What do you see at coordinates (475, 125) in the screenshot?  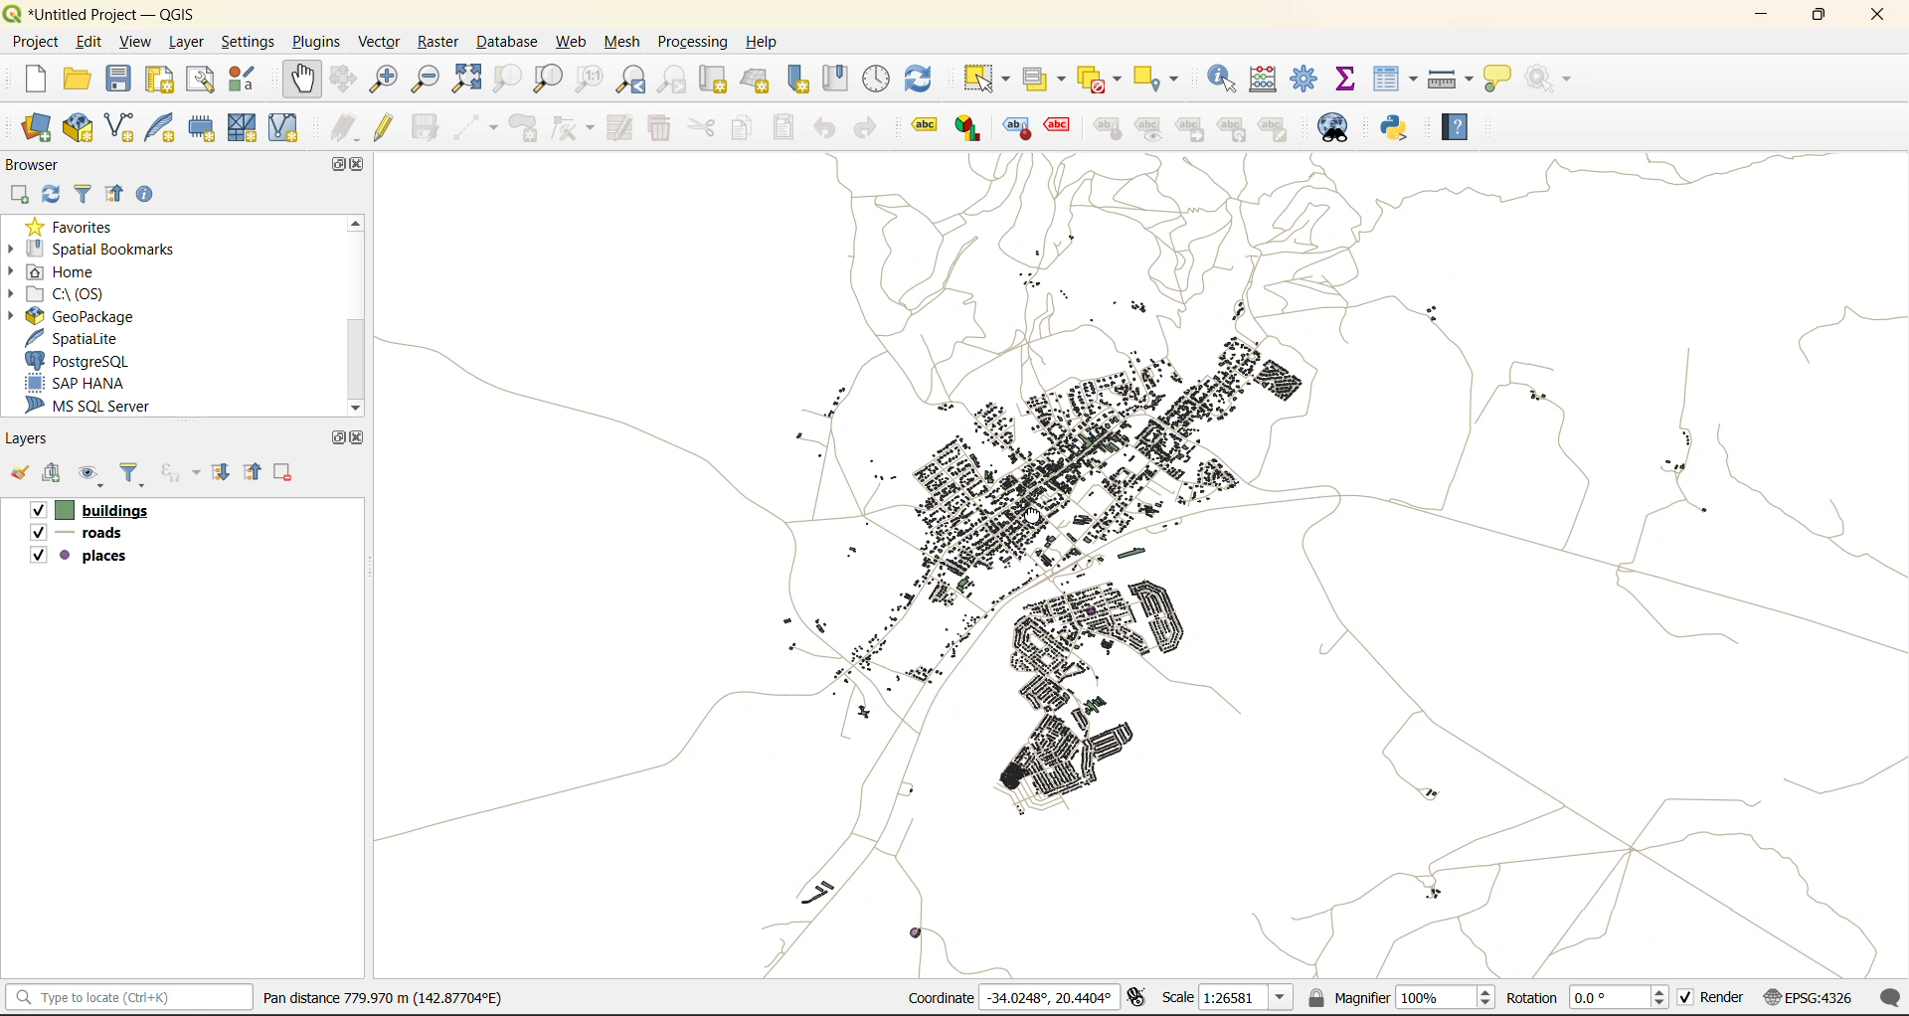 I see `digitize` at bounding box center [475, 125].